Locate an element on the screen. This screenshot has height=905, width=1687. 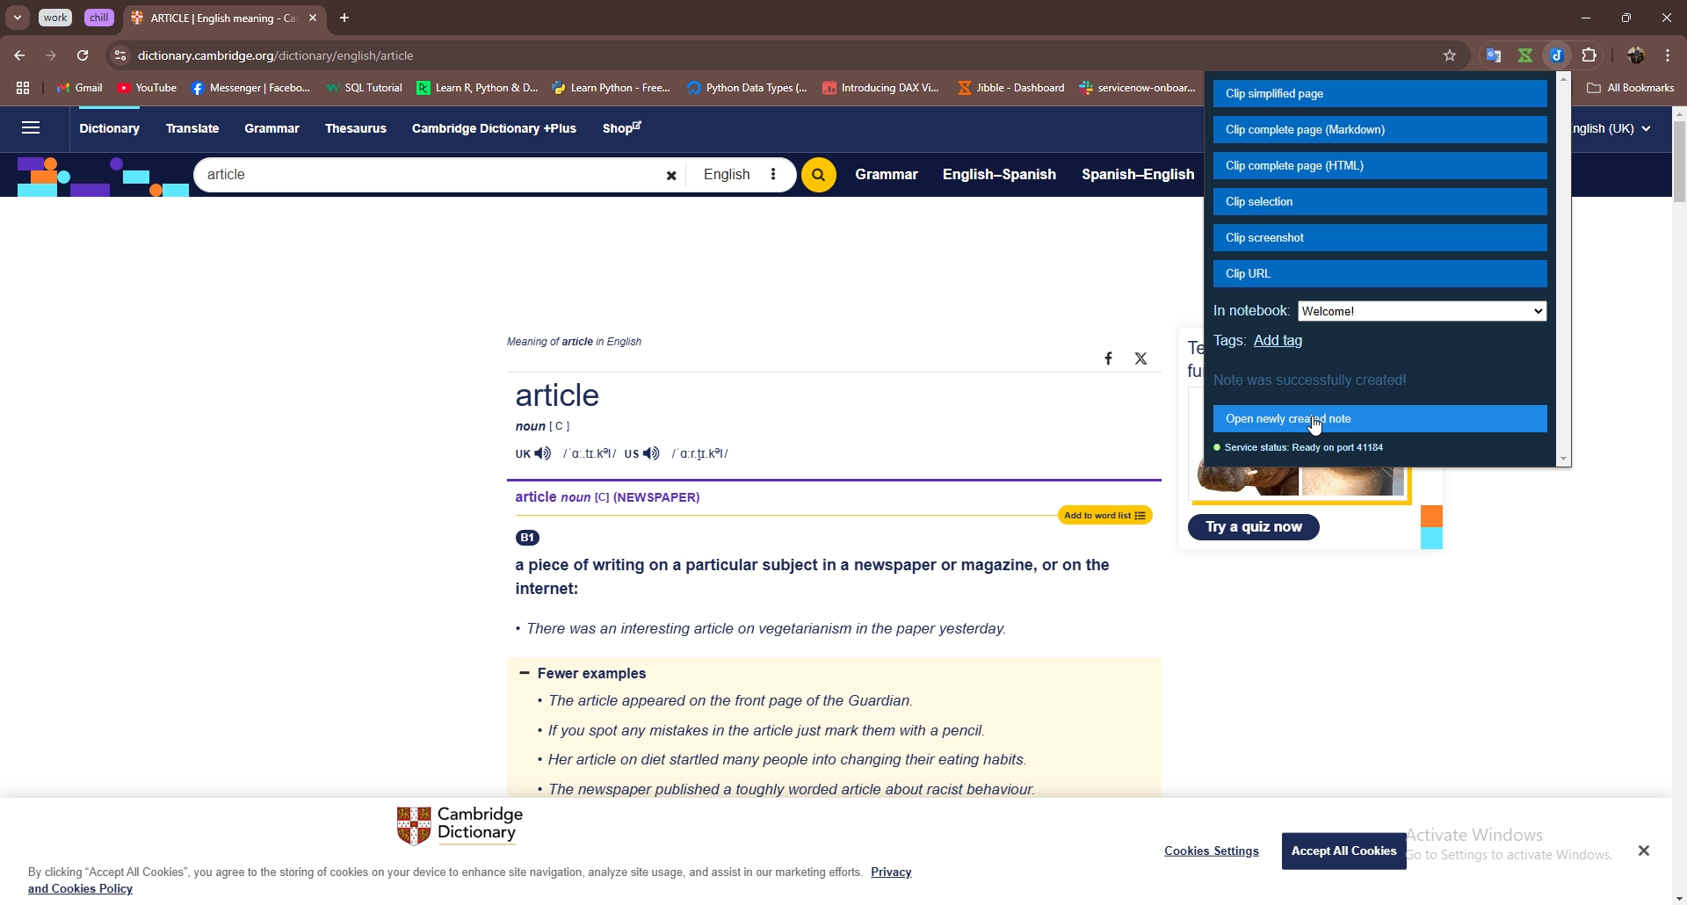
note was successfully created is located at coordinates (1315, 379).